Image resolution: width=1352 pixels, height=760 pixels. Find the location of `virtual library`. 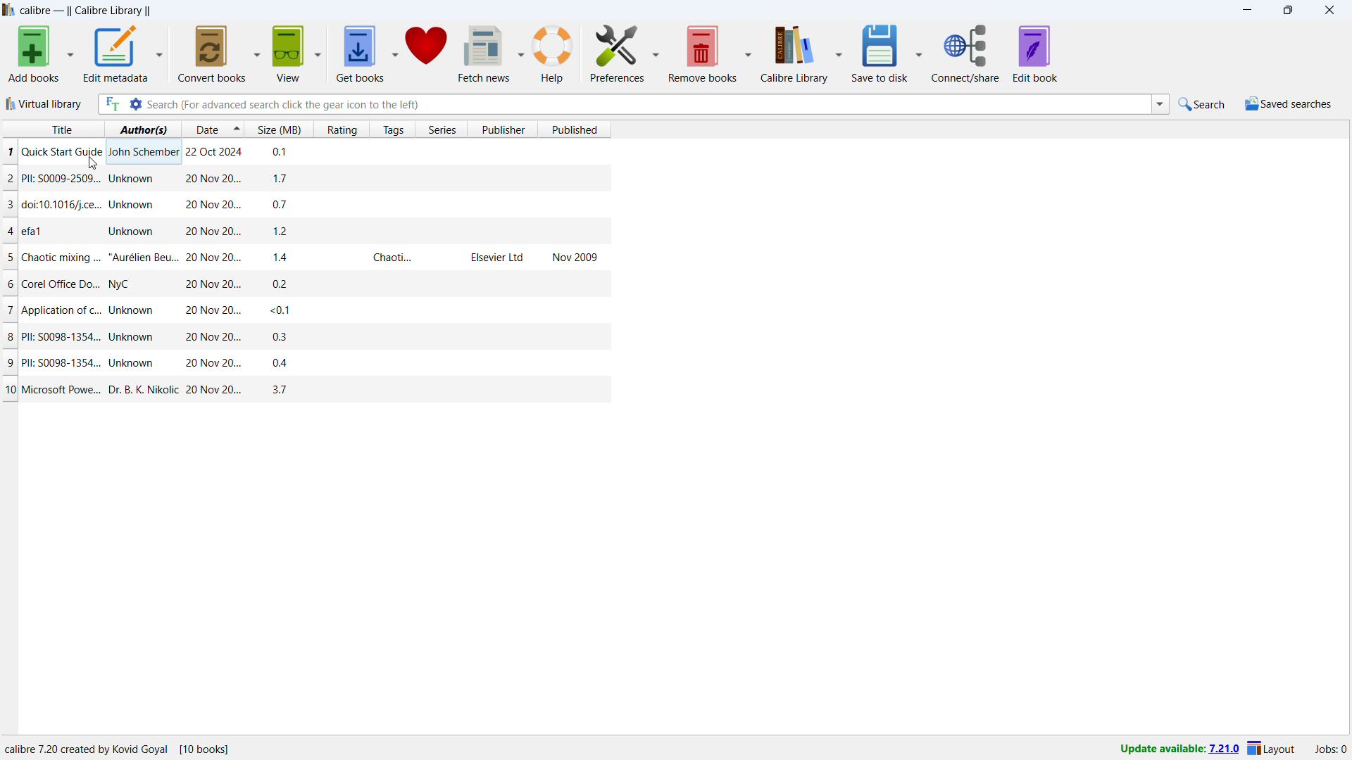

virtual library is located at coordinates (44, 104).